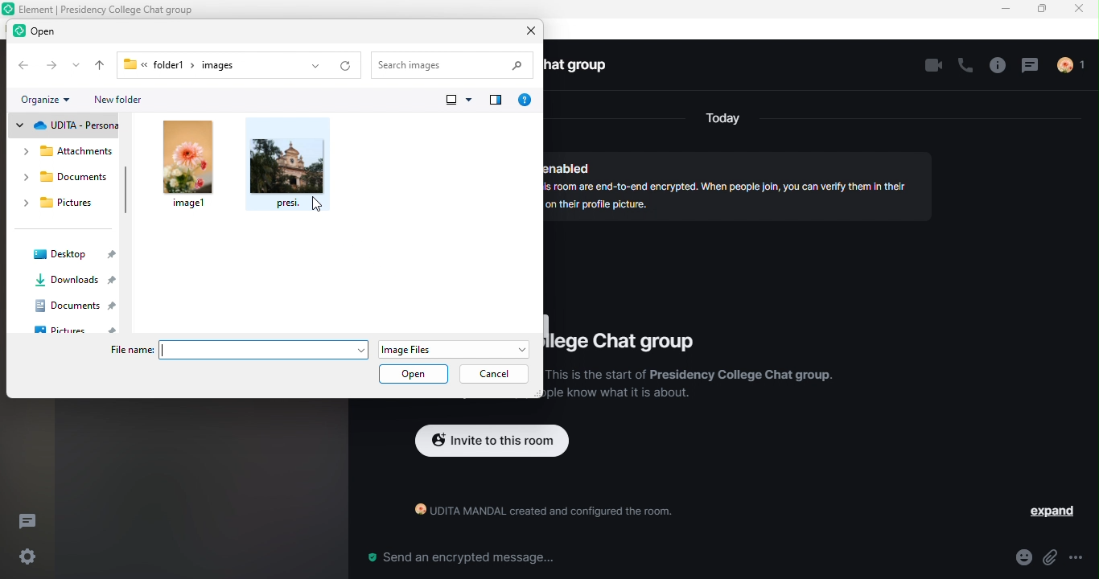 Image resolution: width=1099 pixels, height=579 pixels. Describe the element at coordinates (1057, 558) in the screenshot. I see `attachment` at that location.